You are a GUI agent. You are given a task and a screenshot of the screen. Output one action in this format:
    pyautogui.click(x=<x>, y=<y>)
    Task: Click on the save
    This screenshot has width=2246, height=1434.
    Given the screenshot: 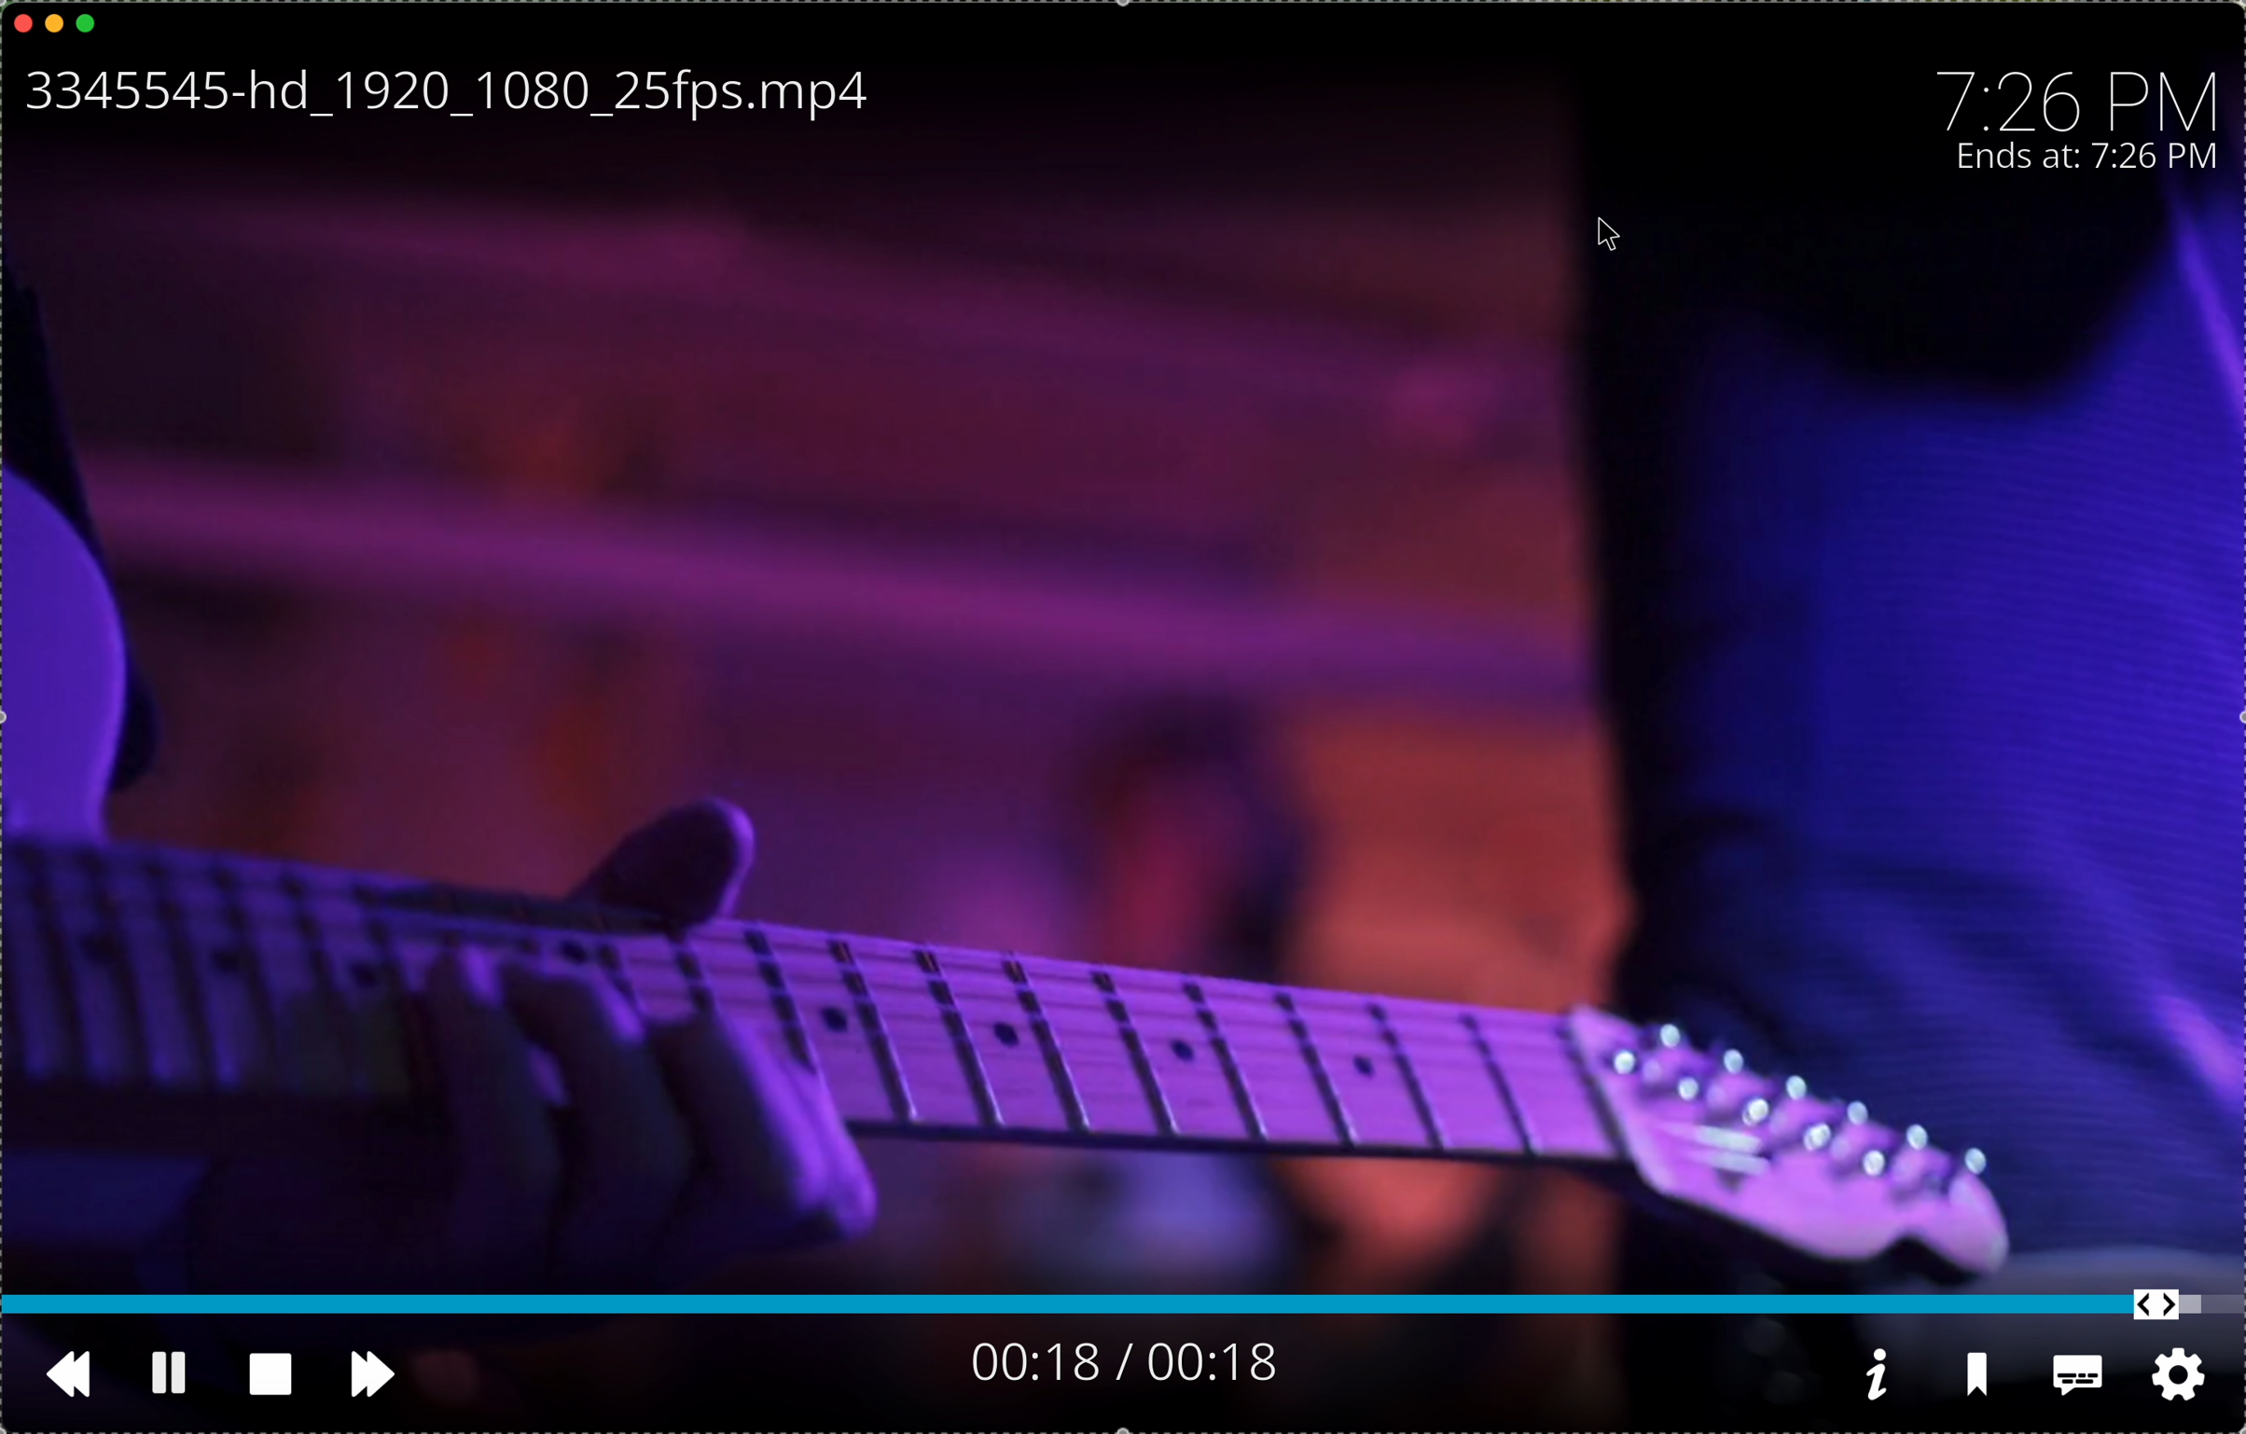 What is the action you would take?
    pyautogui.click(x=1982, y=1381)
    